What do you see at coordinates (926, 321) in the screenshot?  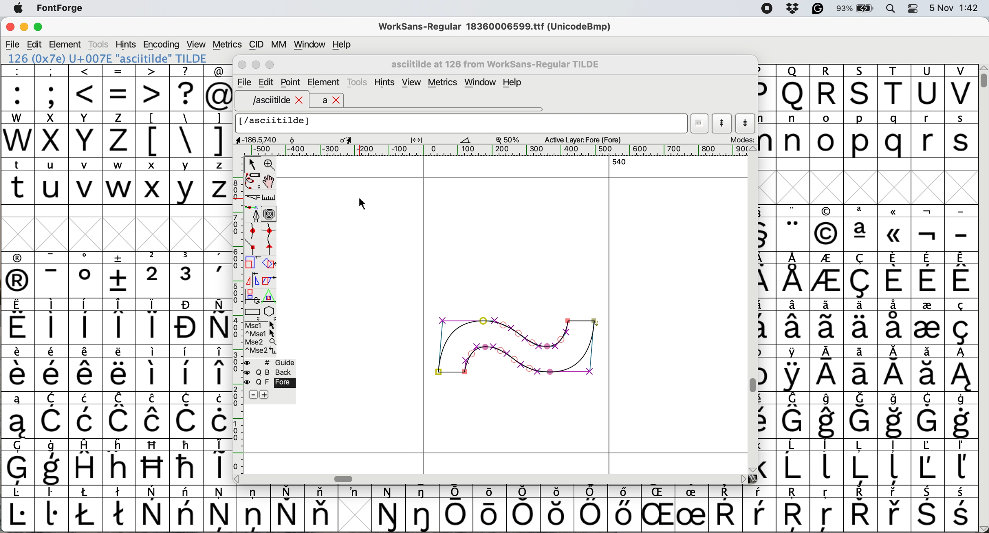 I see `symbol` at bounding box center [926, 321].